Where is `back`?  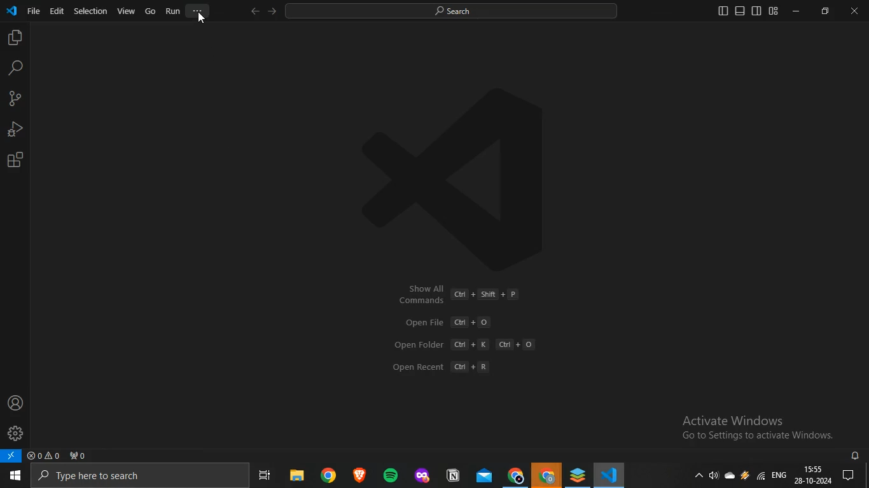
back is located at coordinates (254, 11).